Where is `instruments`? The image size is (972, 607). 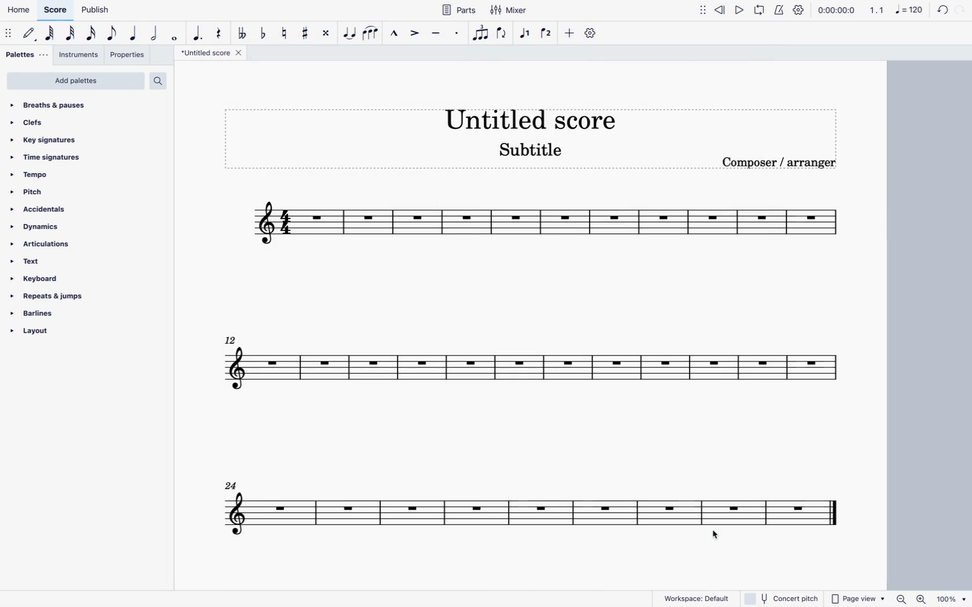
instruments is located at coordinates (80, 55).